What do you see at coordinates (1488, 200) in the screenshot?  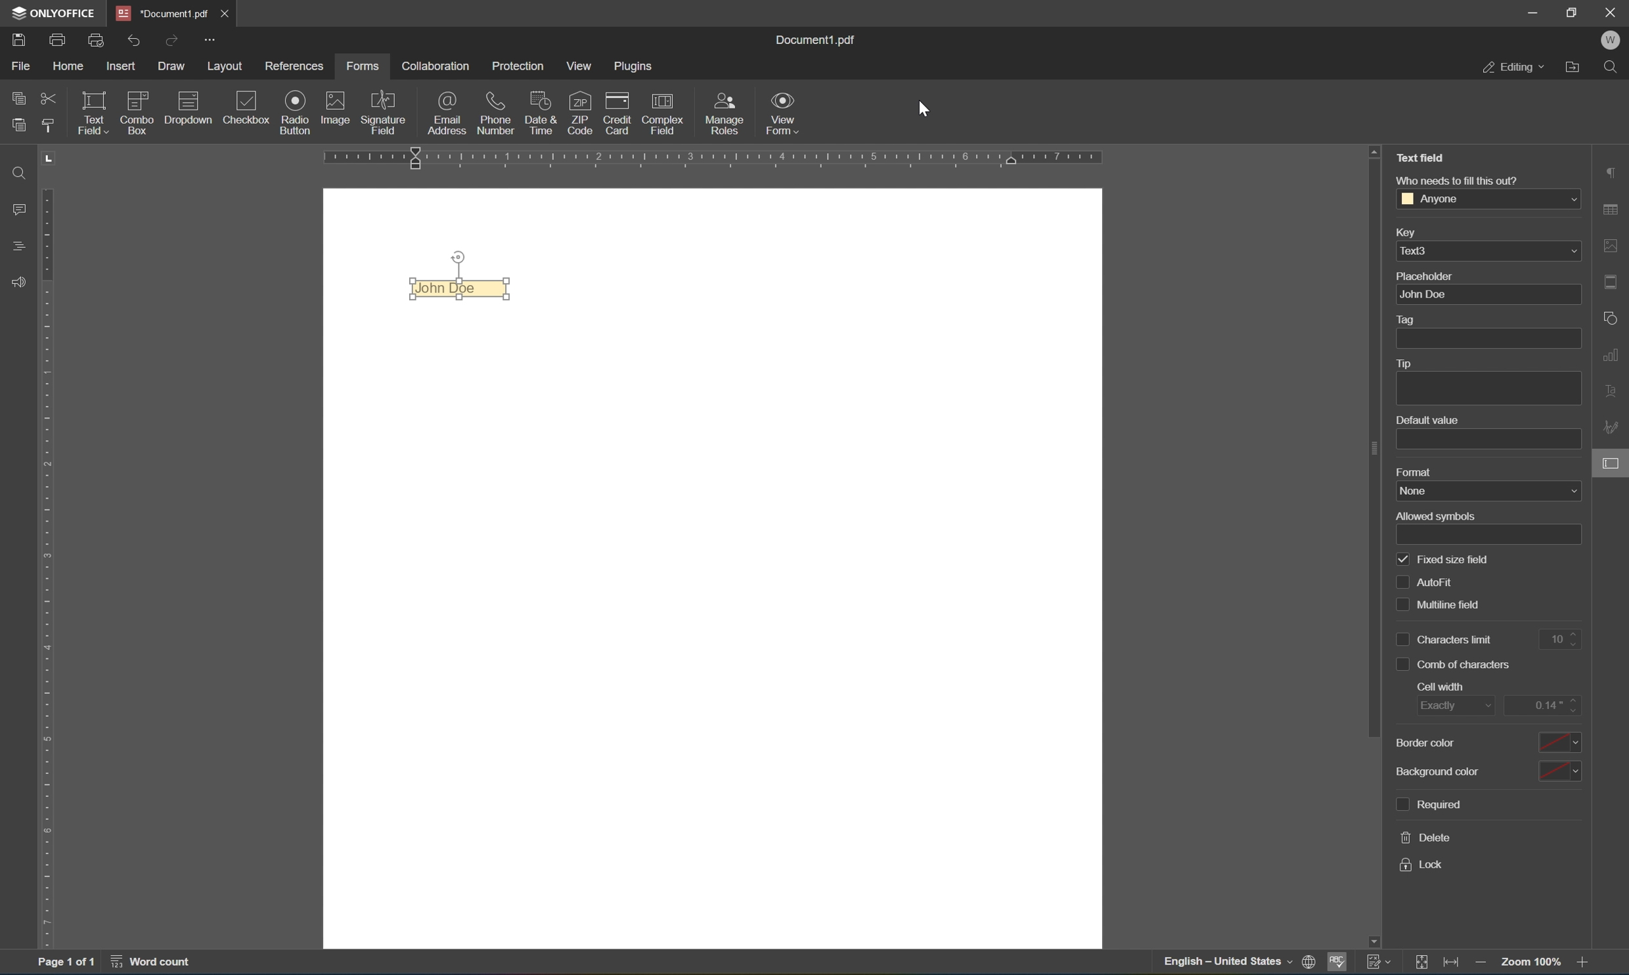 I see `anyone` at bounding box center [1488, 200].